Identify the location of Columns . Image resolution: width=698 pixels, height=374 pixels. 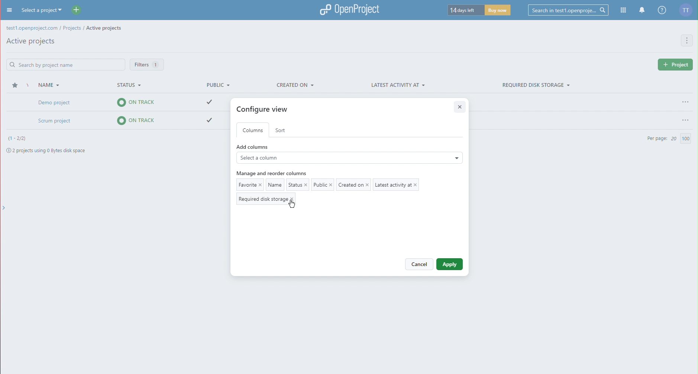
(255, 130).